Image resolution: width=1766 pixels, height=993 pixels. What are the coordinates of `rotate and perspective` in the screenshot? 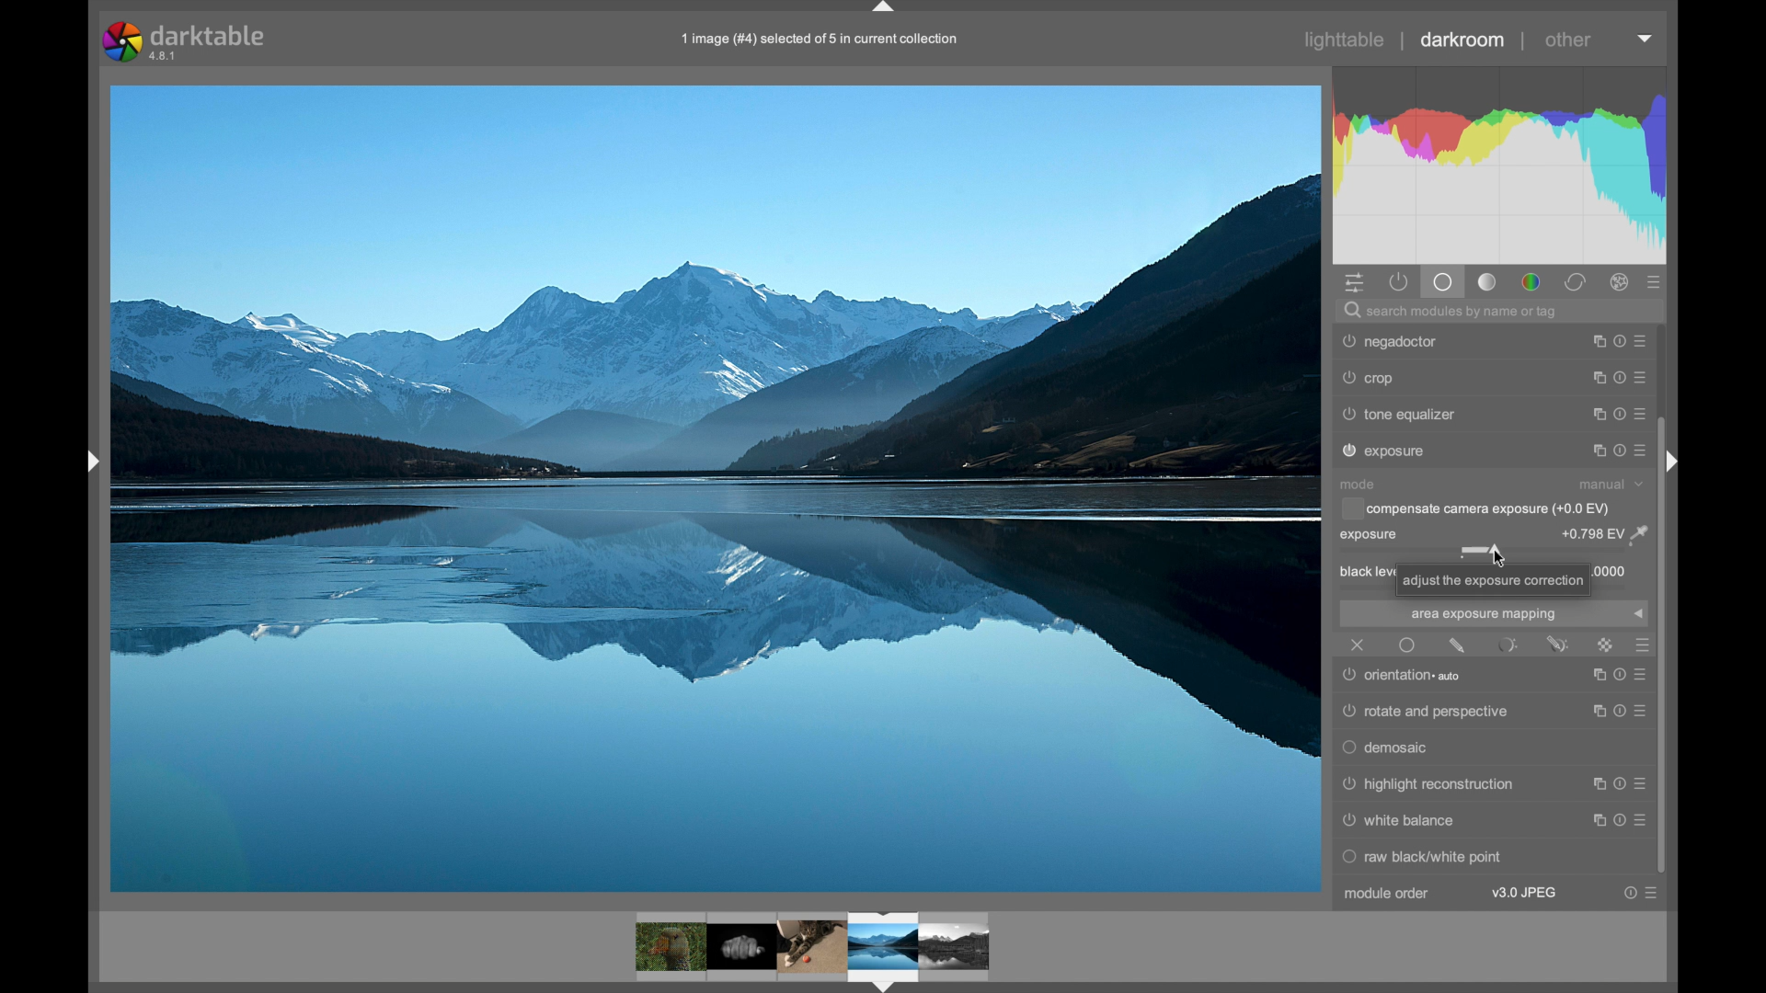 It's located at (1428, 712).